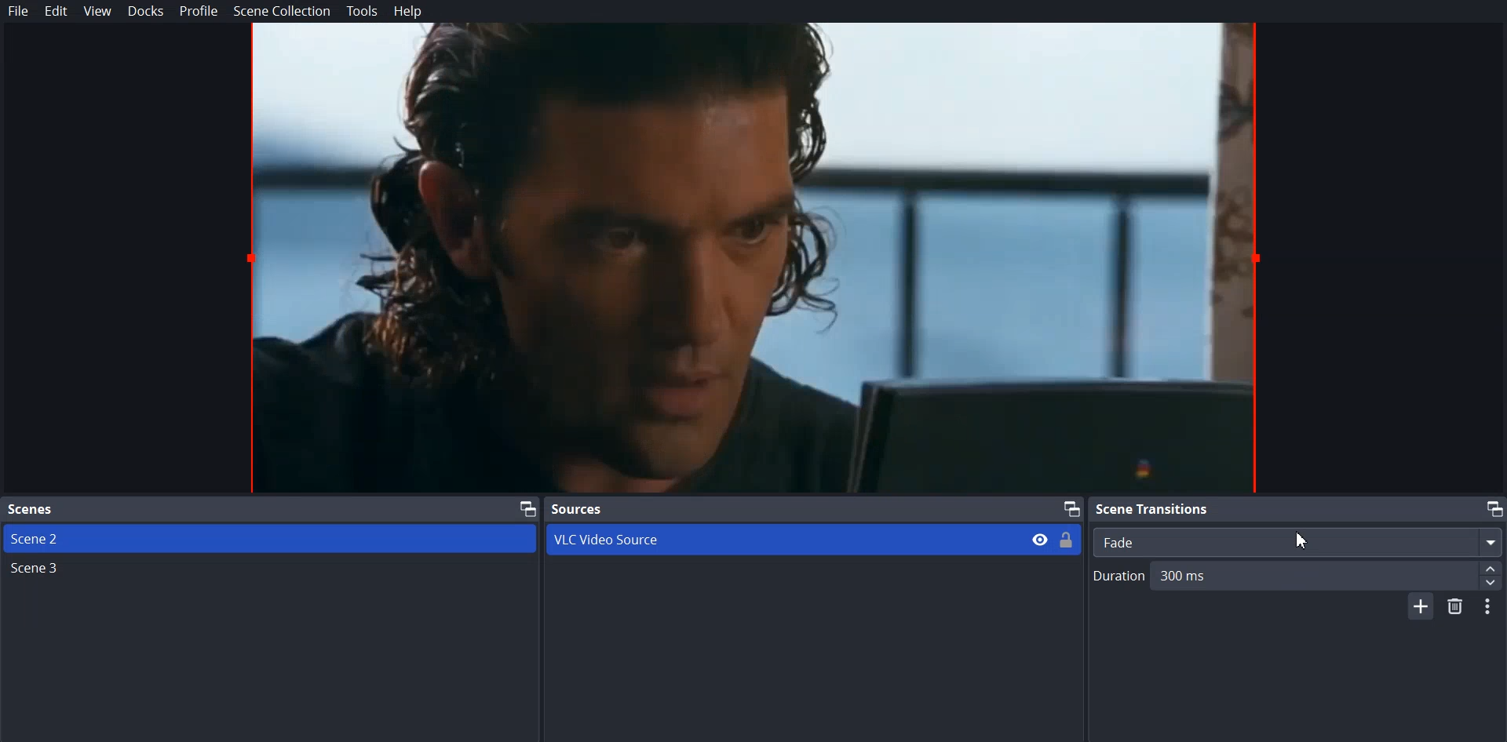 This screenshot has width=1507, height=742. Describe the element at coordinates (1492, 606) in the screenshot. I see `Transition Properties` at that location.